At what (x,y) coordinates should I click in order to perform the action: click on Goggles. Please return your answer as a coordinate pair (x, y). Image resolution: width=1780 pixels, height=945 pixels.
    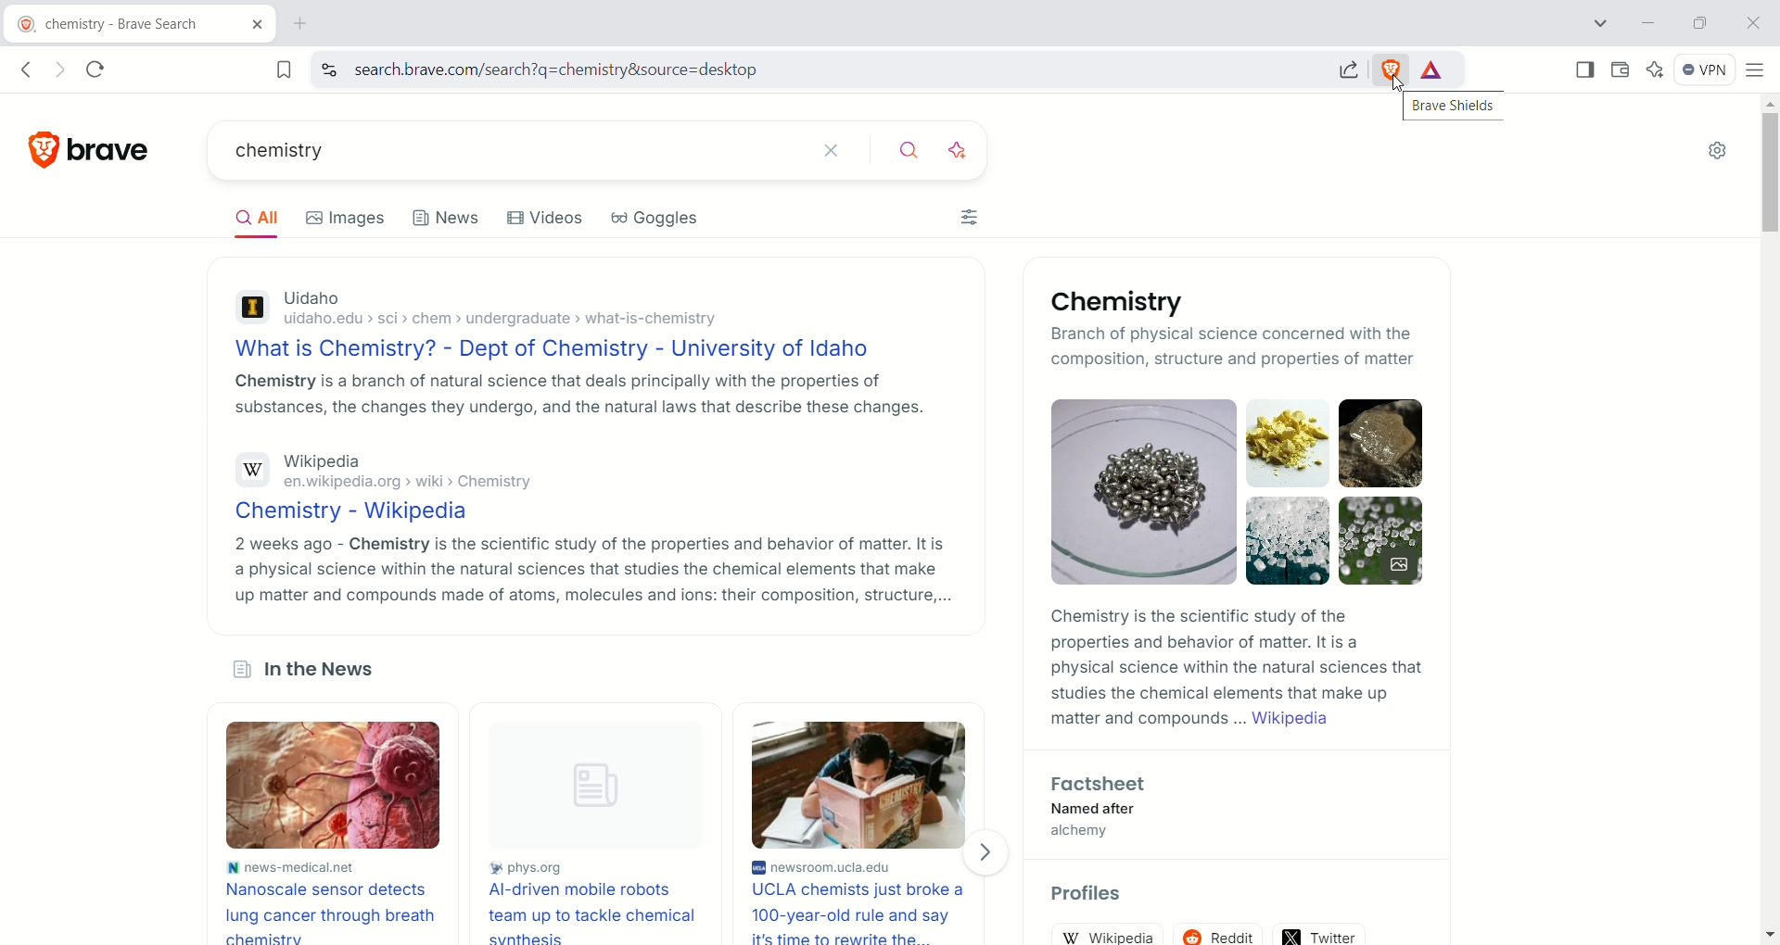
    Looking at the image, I should click on (656, 218).